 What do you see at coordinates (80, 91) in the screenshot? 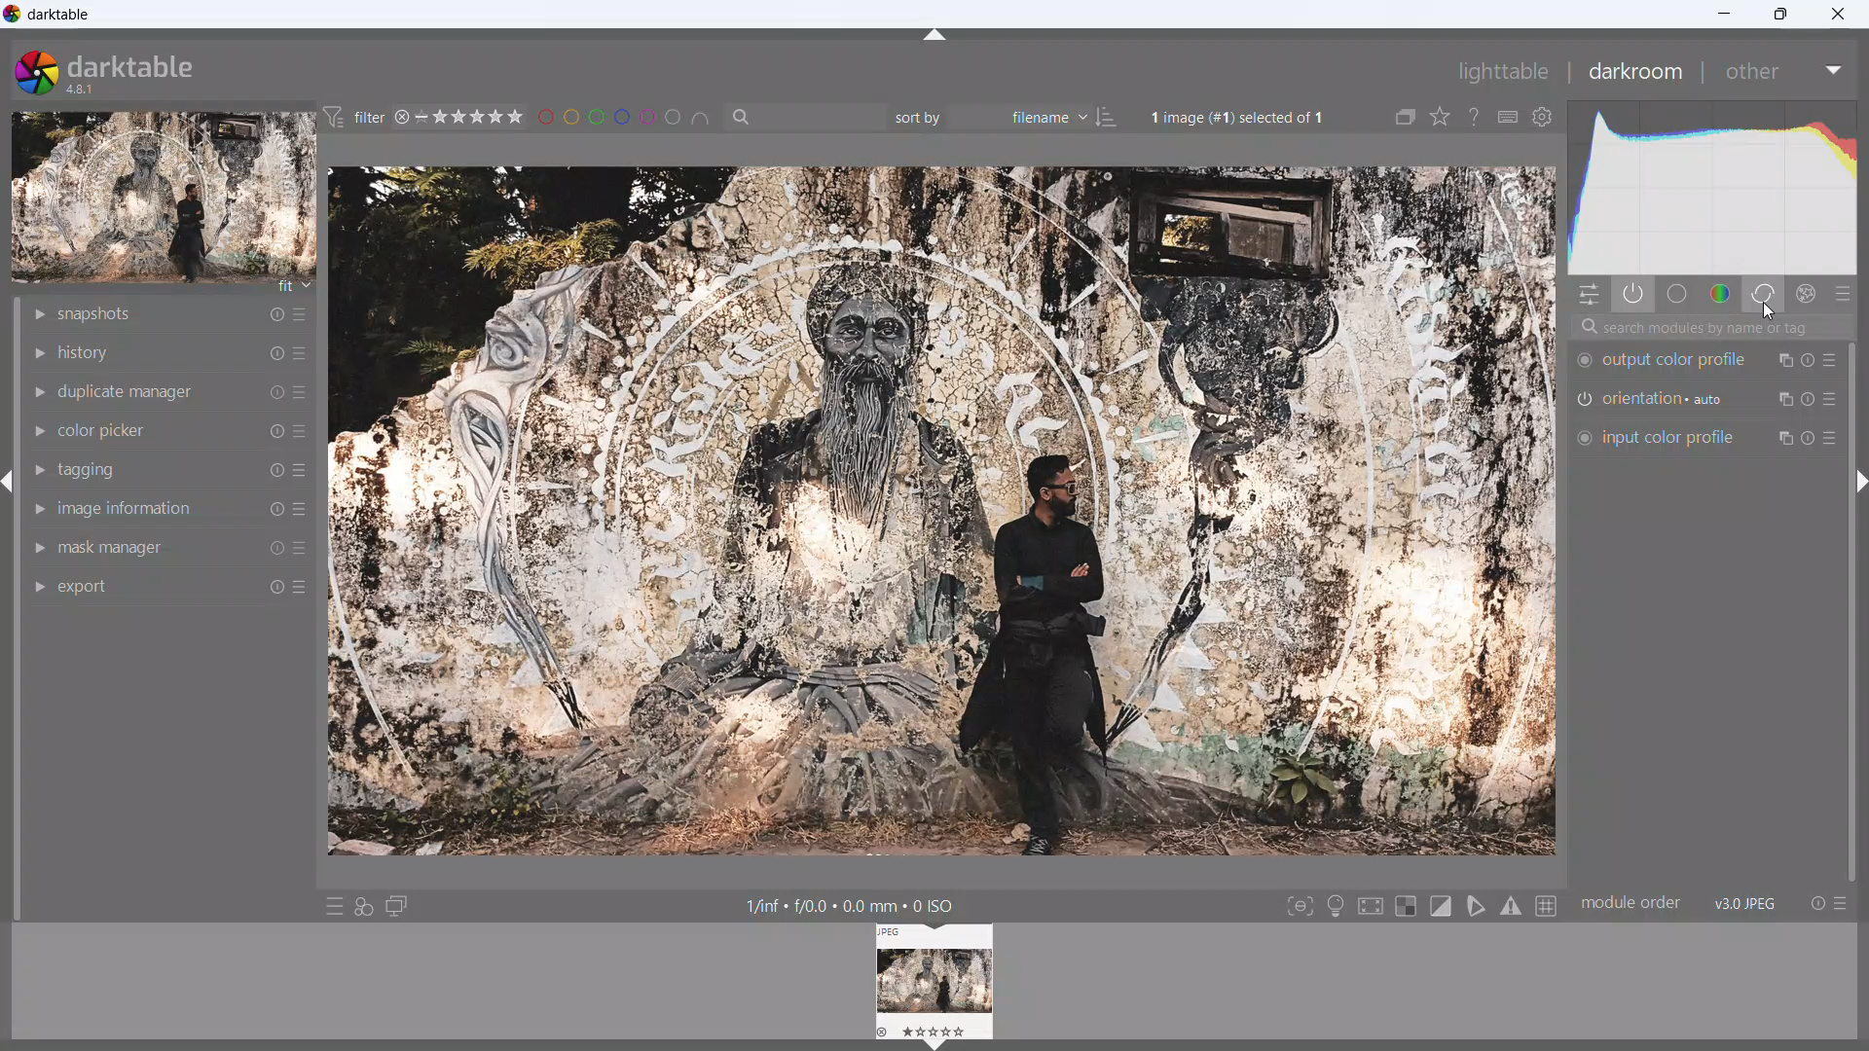
I see `version` at bounding box center [80, 91].